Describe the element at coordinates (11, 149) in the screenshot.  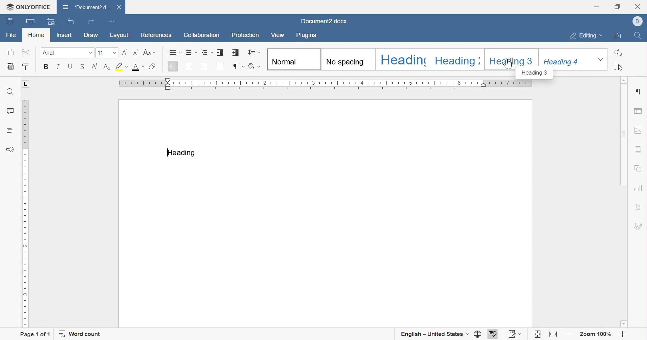
I see `Feedback &support` at that location.